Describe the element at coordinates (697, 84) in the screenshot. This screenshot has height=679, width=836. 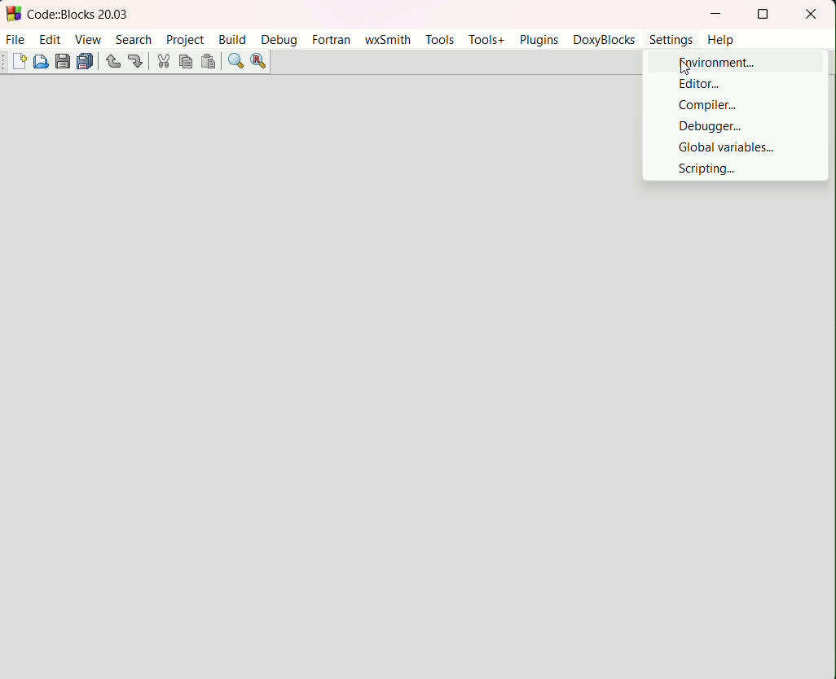
I see `editor` at that location.